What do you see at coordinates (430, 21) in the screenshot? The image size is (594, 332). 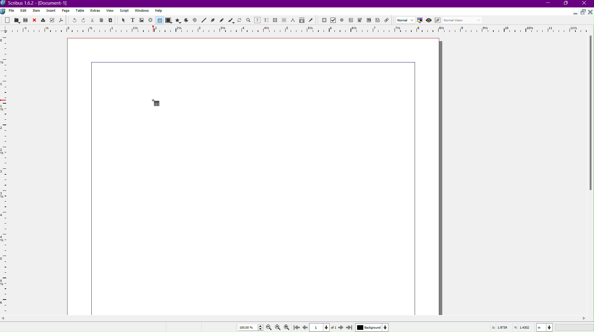 I see `Preview Mode` at bounding box center [430, 21].